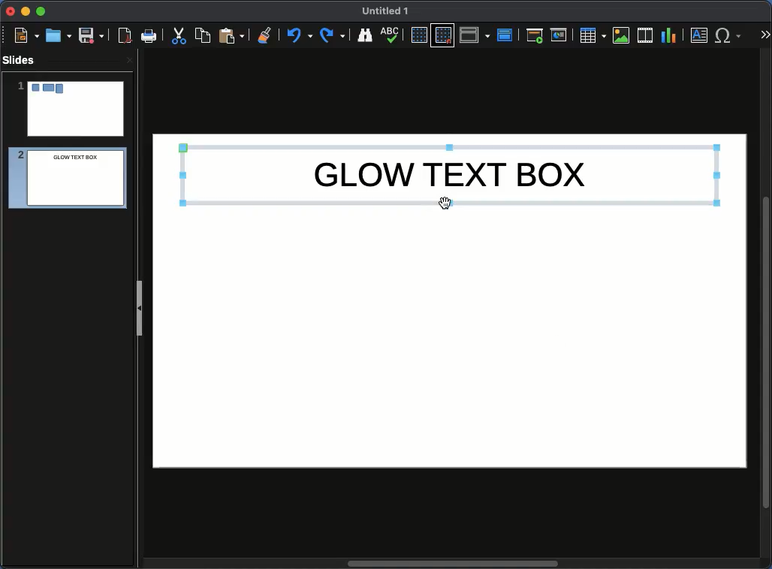 Image resolution: width=772 pixels, height=569 pixels. I want to click on Display grid, so click(418, 36).